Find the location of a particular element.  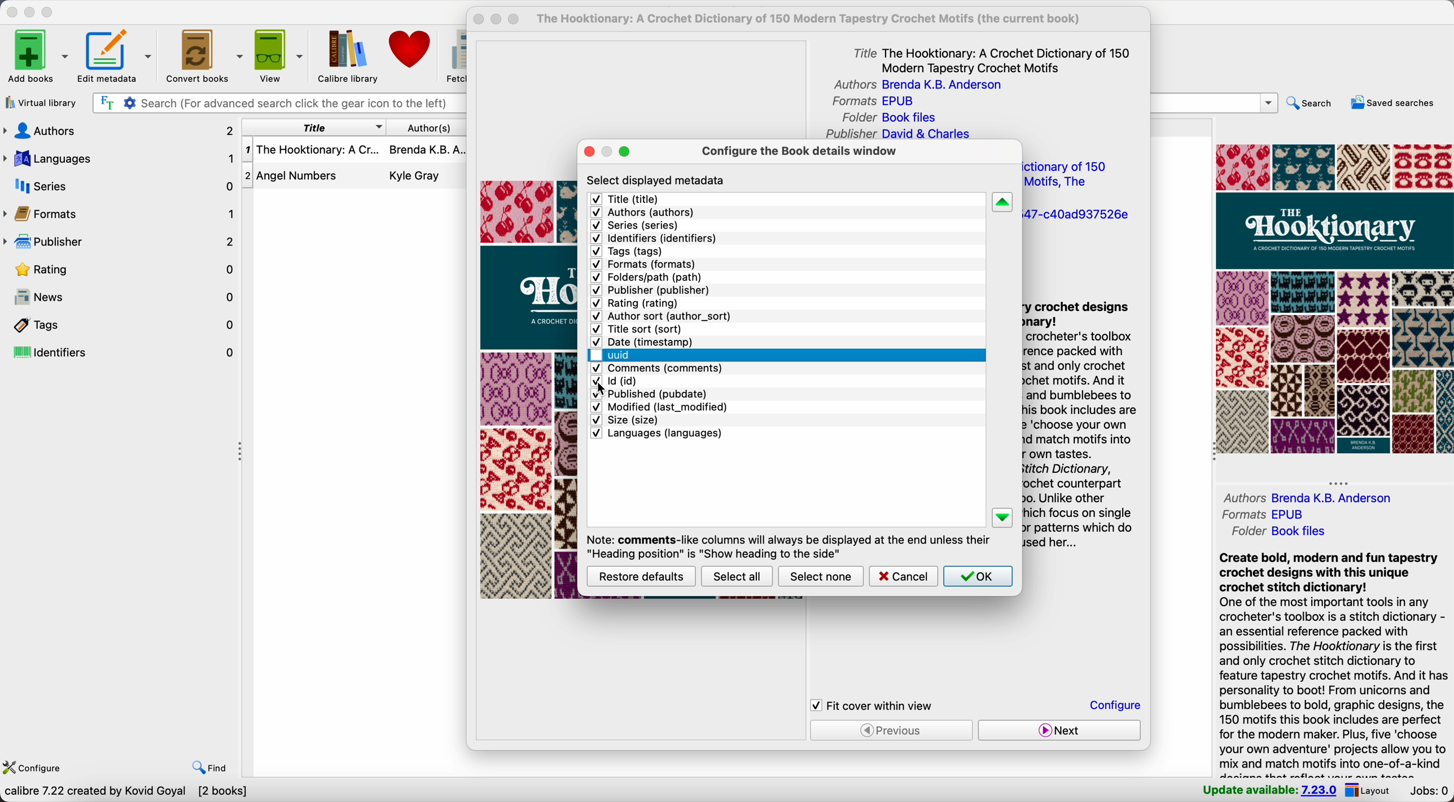

saved searches is located at coordinates (1396, 103).